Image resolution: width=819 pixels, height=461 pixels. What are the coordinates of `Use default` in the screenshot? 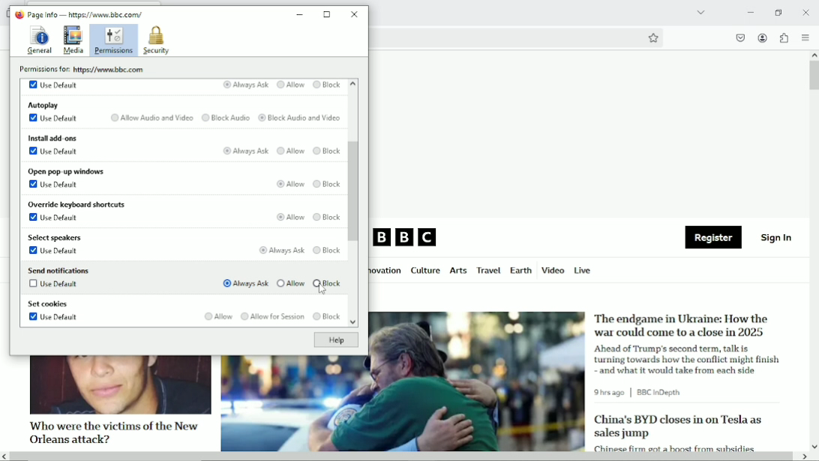 It's located at (55, 252).